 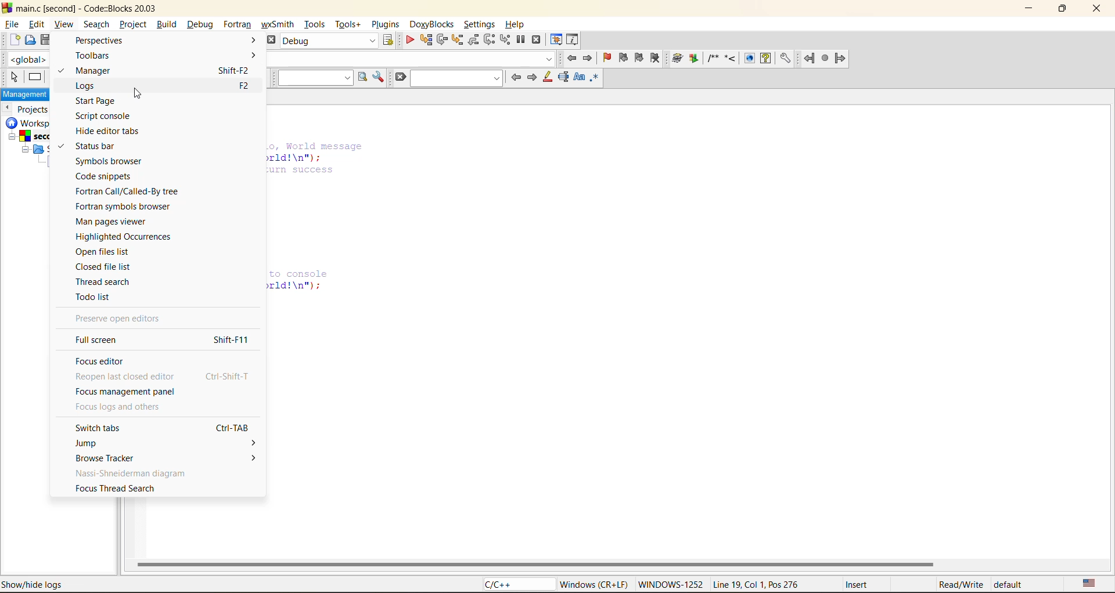 I want to click on step into instruction, so click(x=506, y=40).